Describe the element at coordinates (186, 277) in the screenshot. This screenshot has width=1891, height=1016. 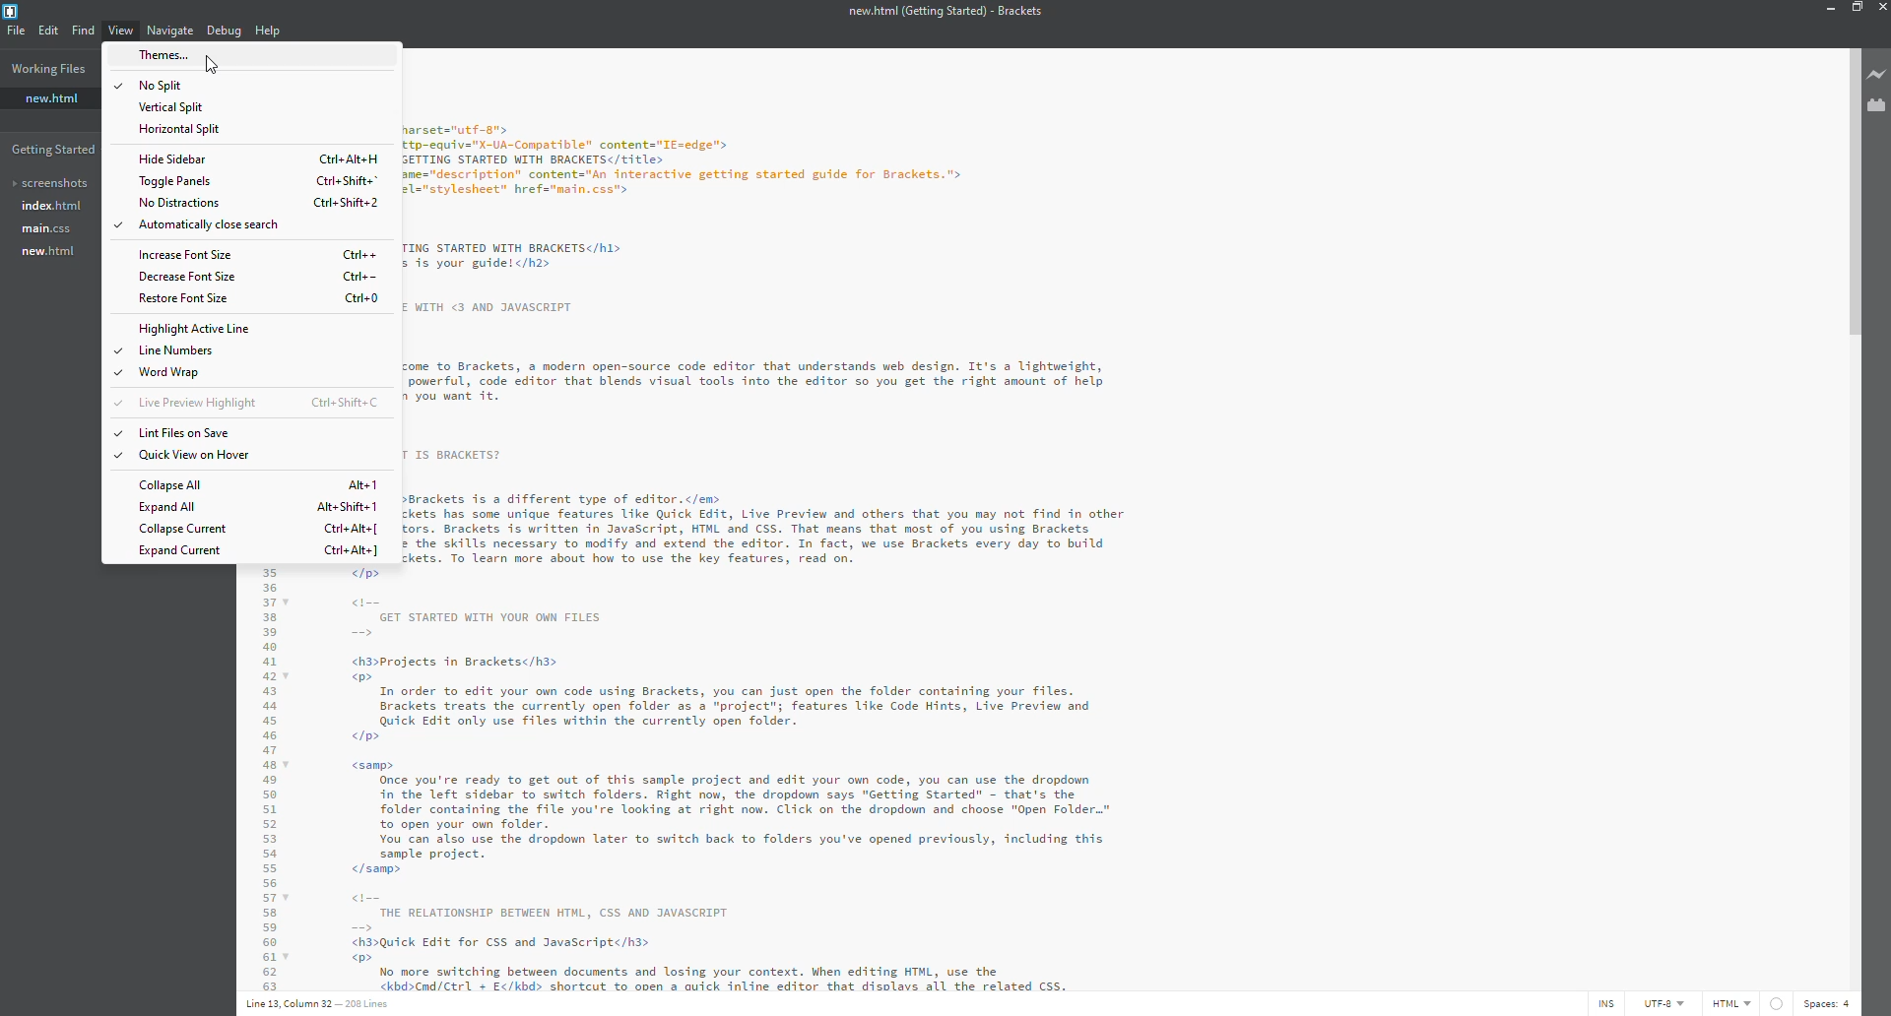
I see `decrease font size` at that location.